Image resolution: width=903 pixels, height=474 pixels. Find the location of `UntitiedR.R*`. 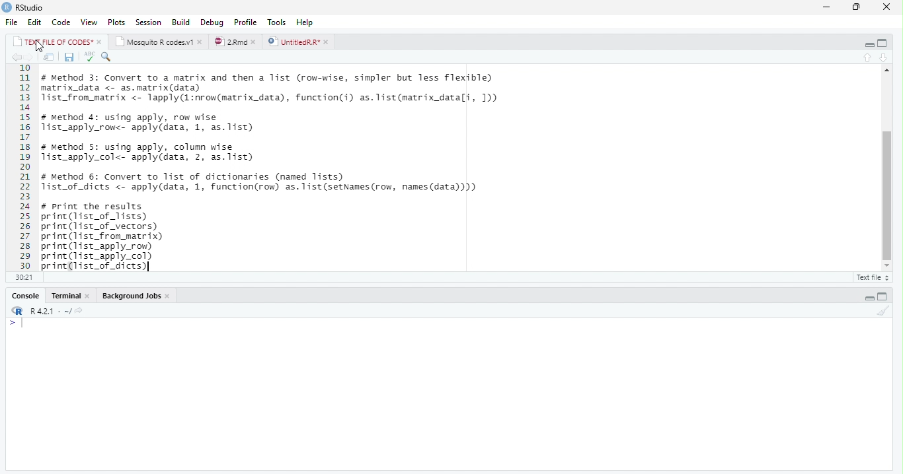

UntitiedR.R* is located at coordinates (300, 42).